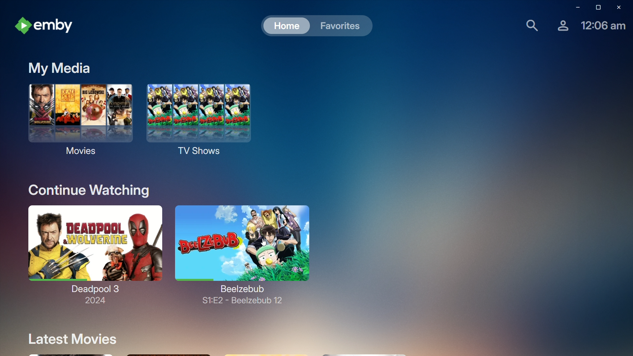 This screenshot has width=633, height=356. I want to click on Time, so click(606, 26).